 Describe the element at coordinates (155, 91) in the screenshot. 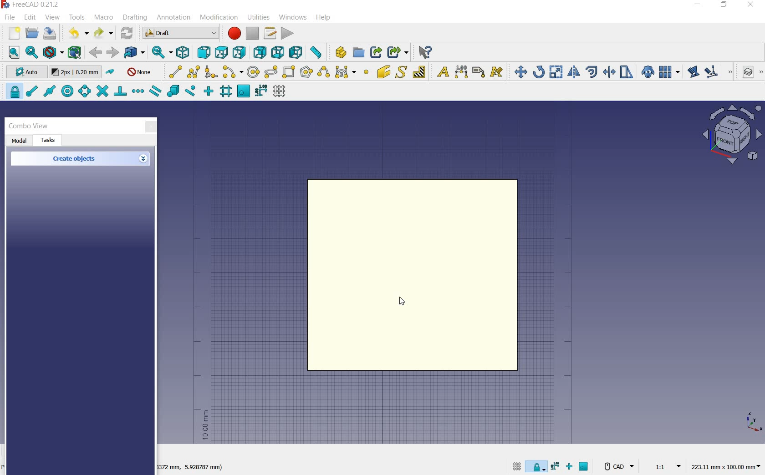

I see `snap parallel` at that location.